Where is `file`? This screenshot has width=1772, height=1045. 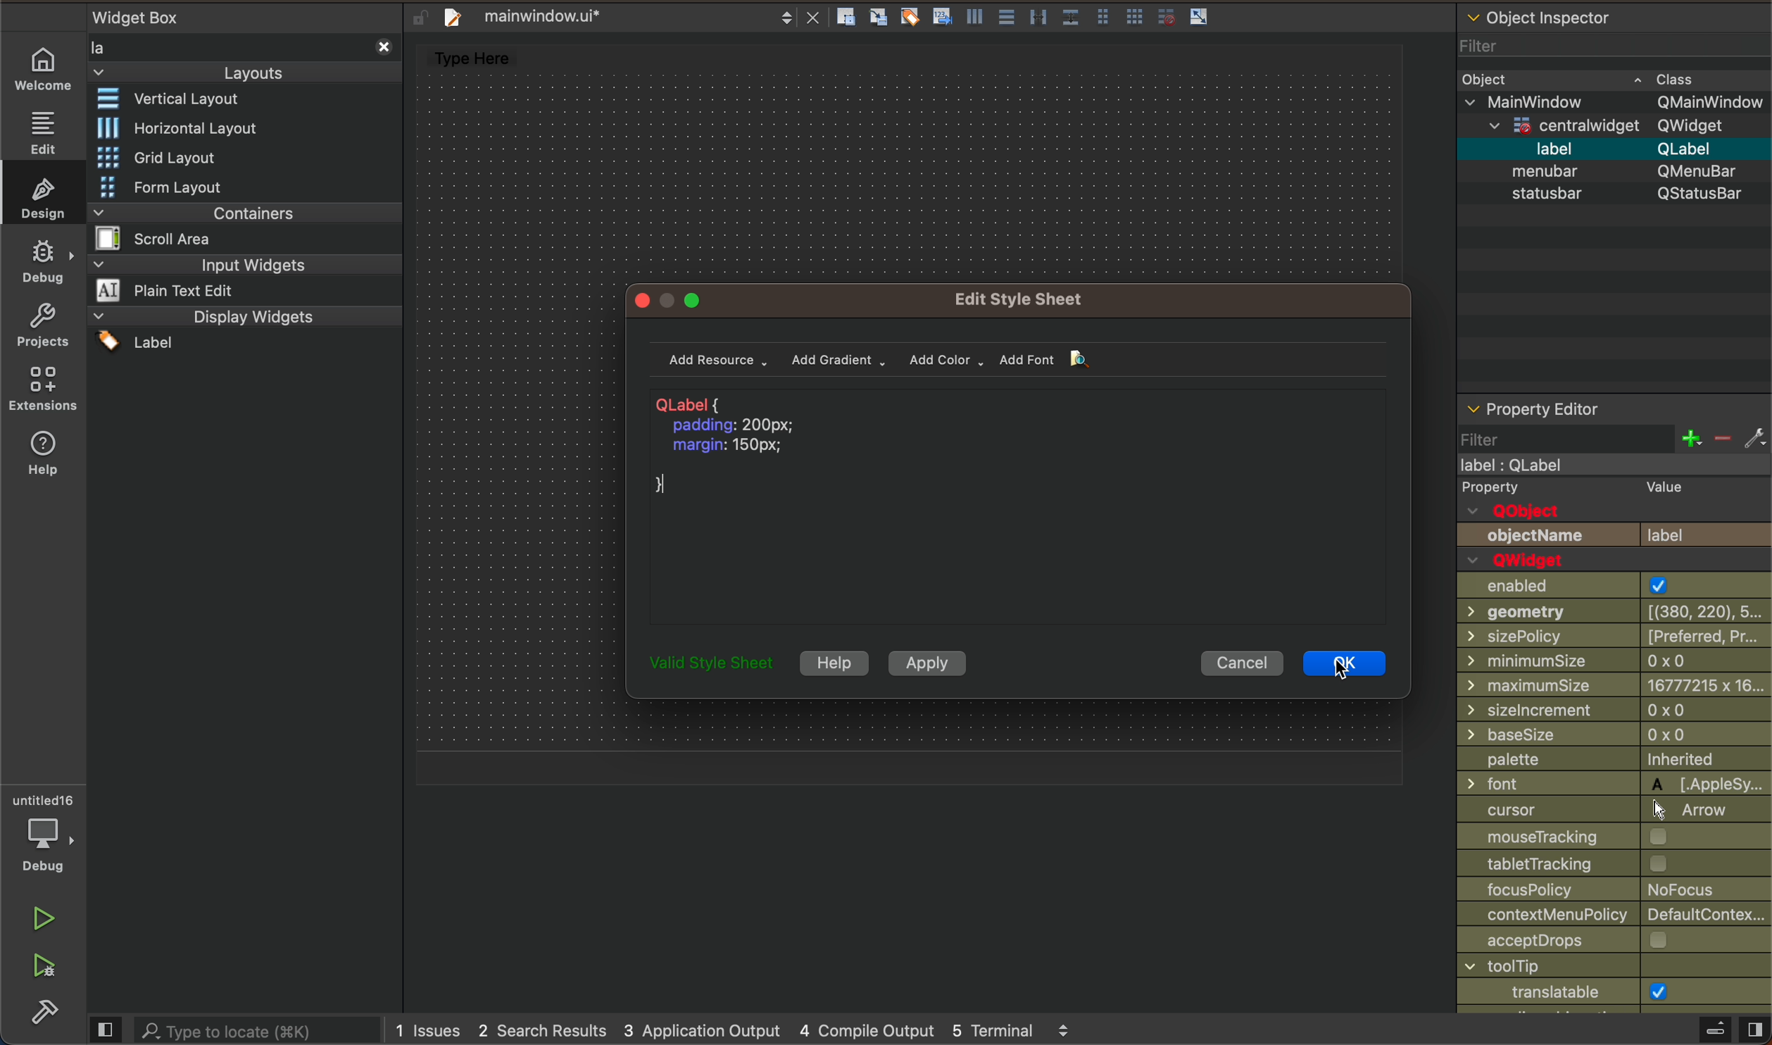
file is located at coordinates (627, 15).